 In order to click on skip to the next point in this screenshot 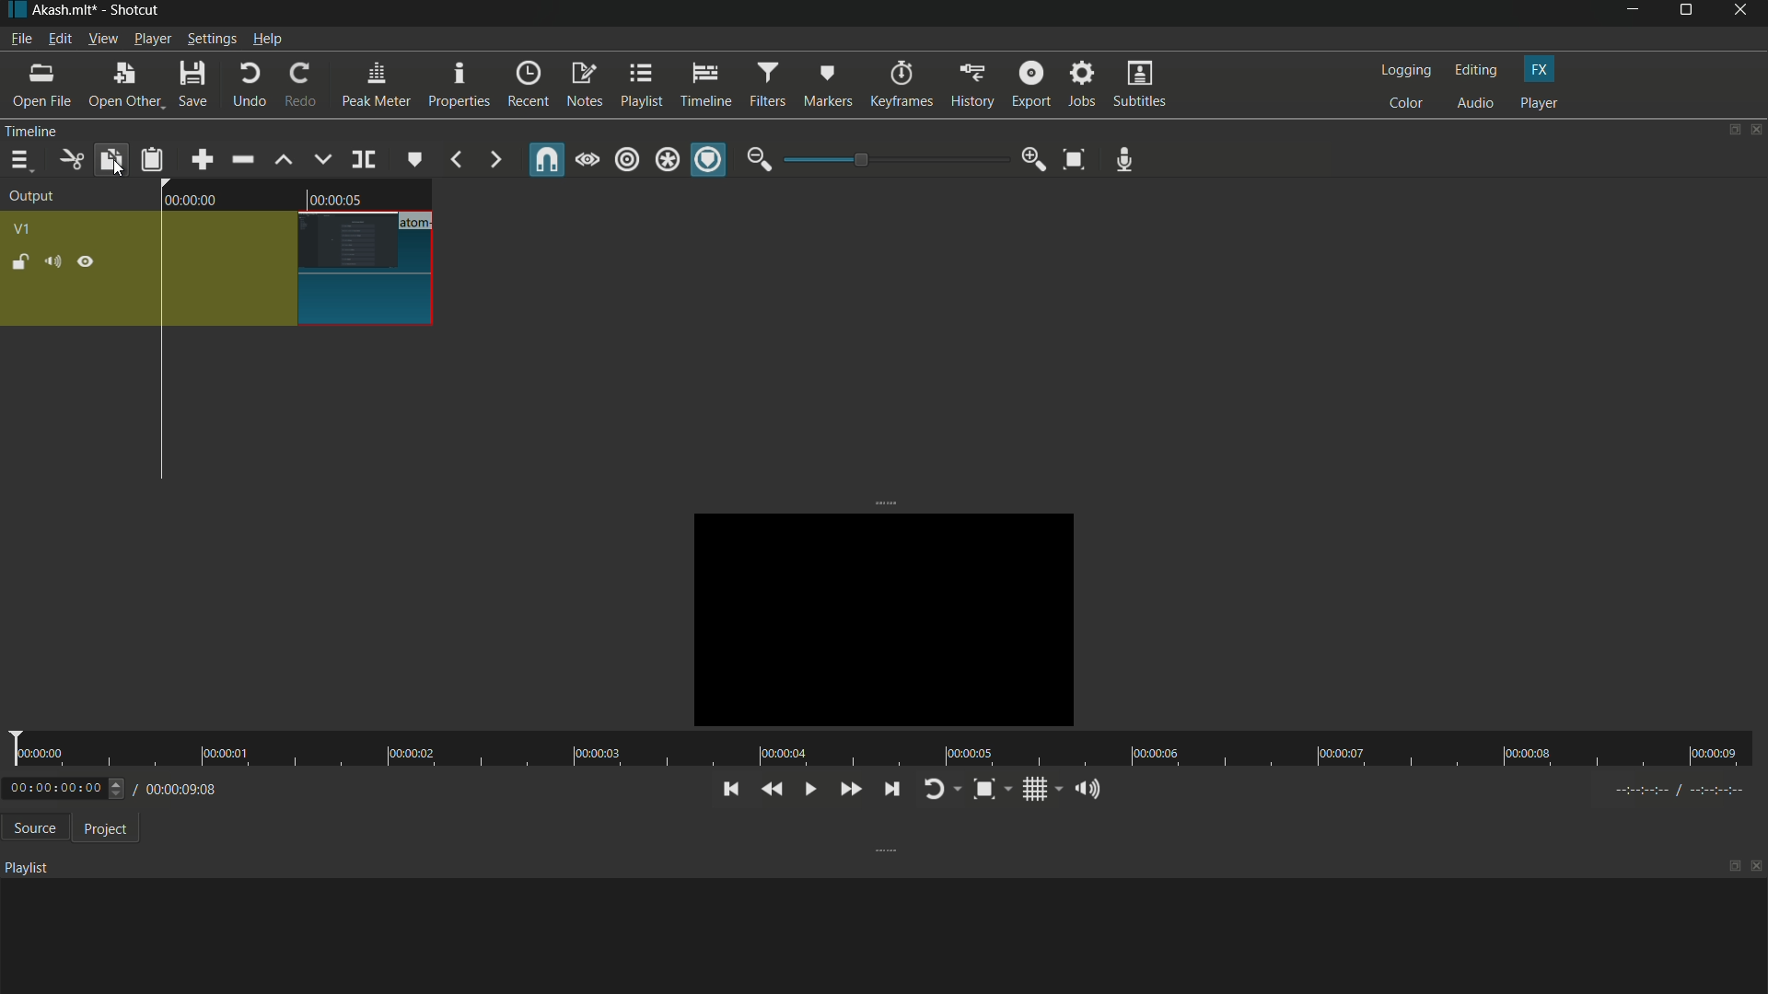, I will do `click(888, 788)`.